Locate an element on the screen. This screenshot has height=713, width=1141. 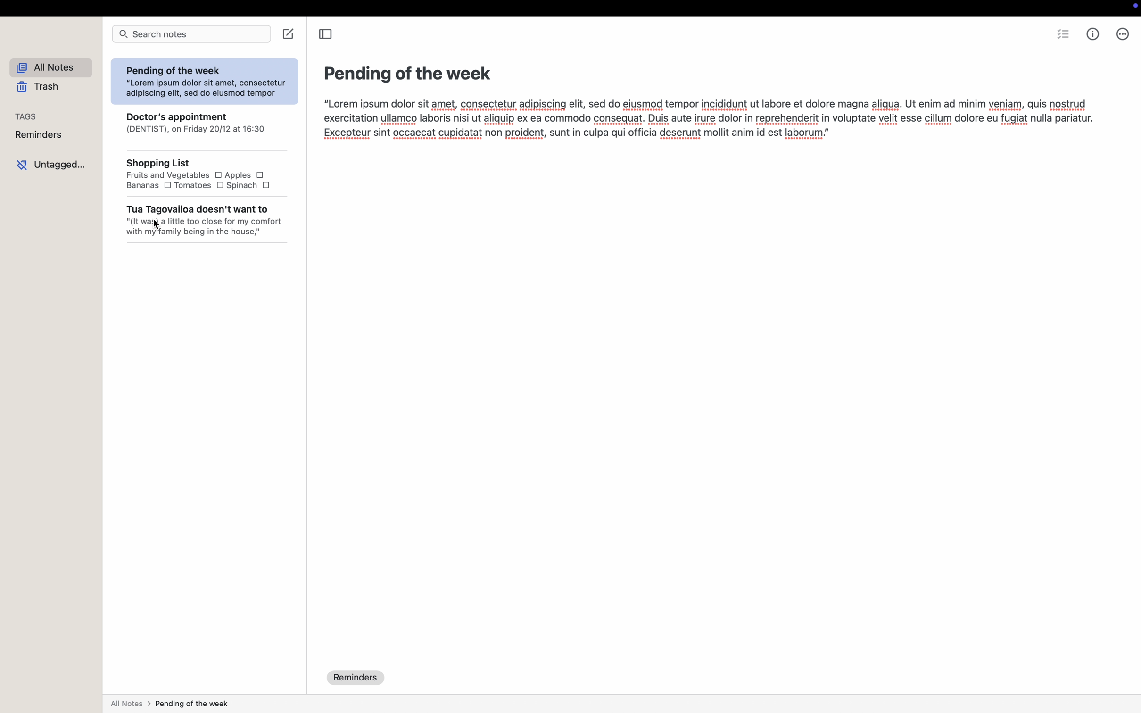
reminders is located at coordinates (39, 135).